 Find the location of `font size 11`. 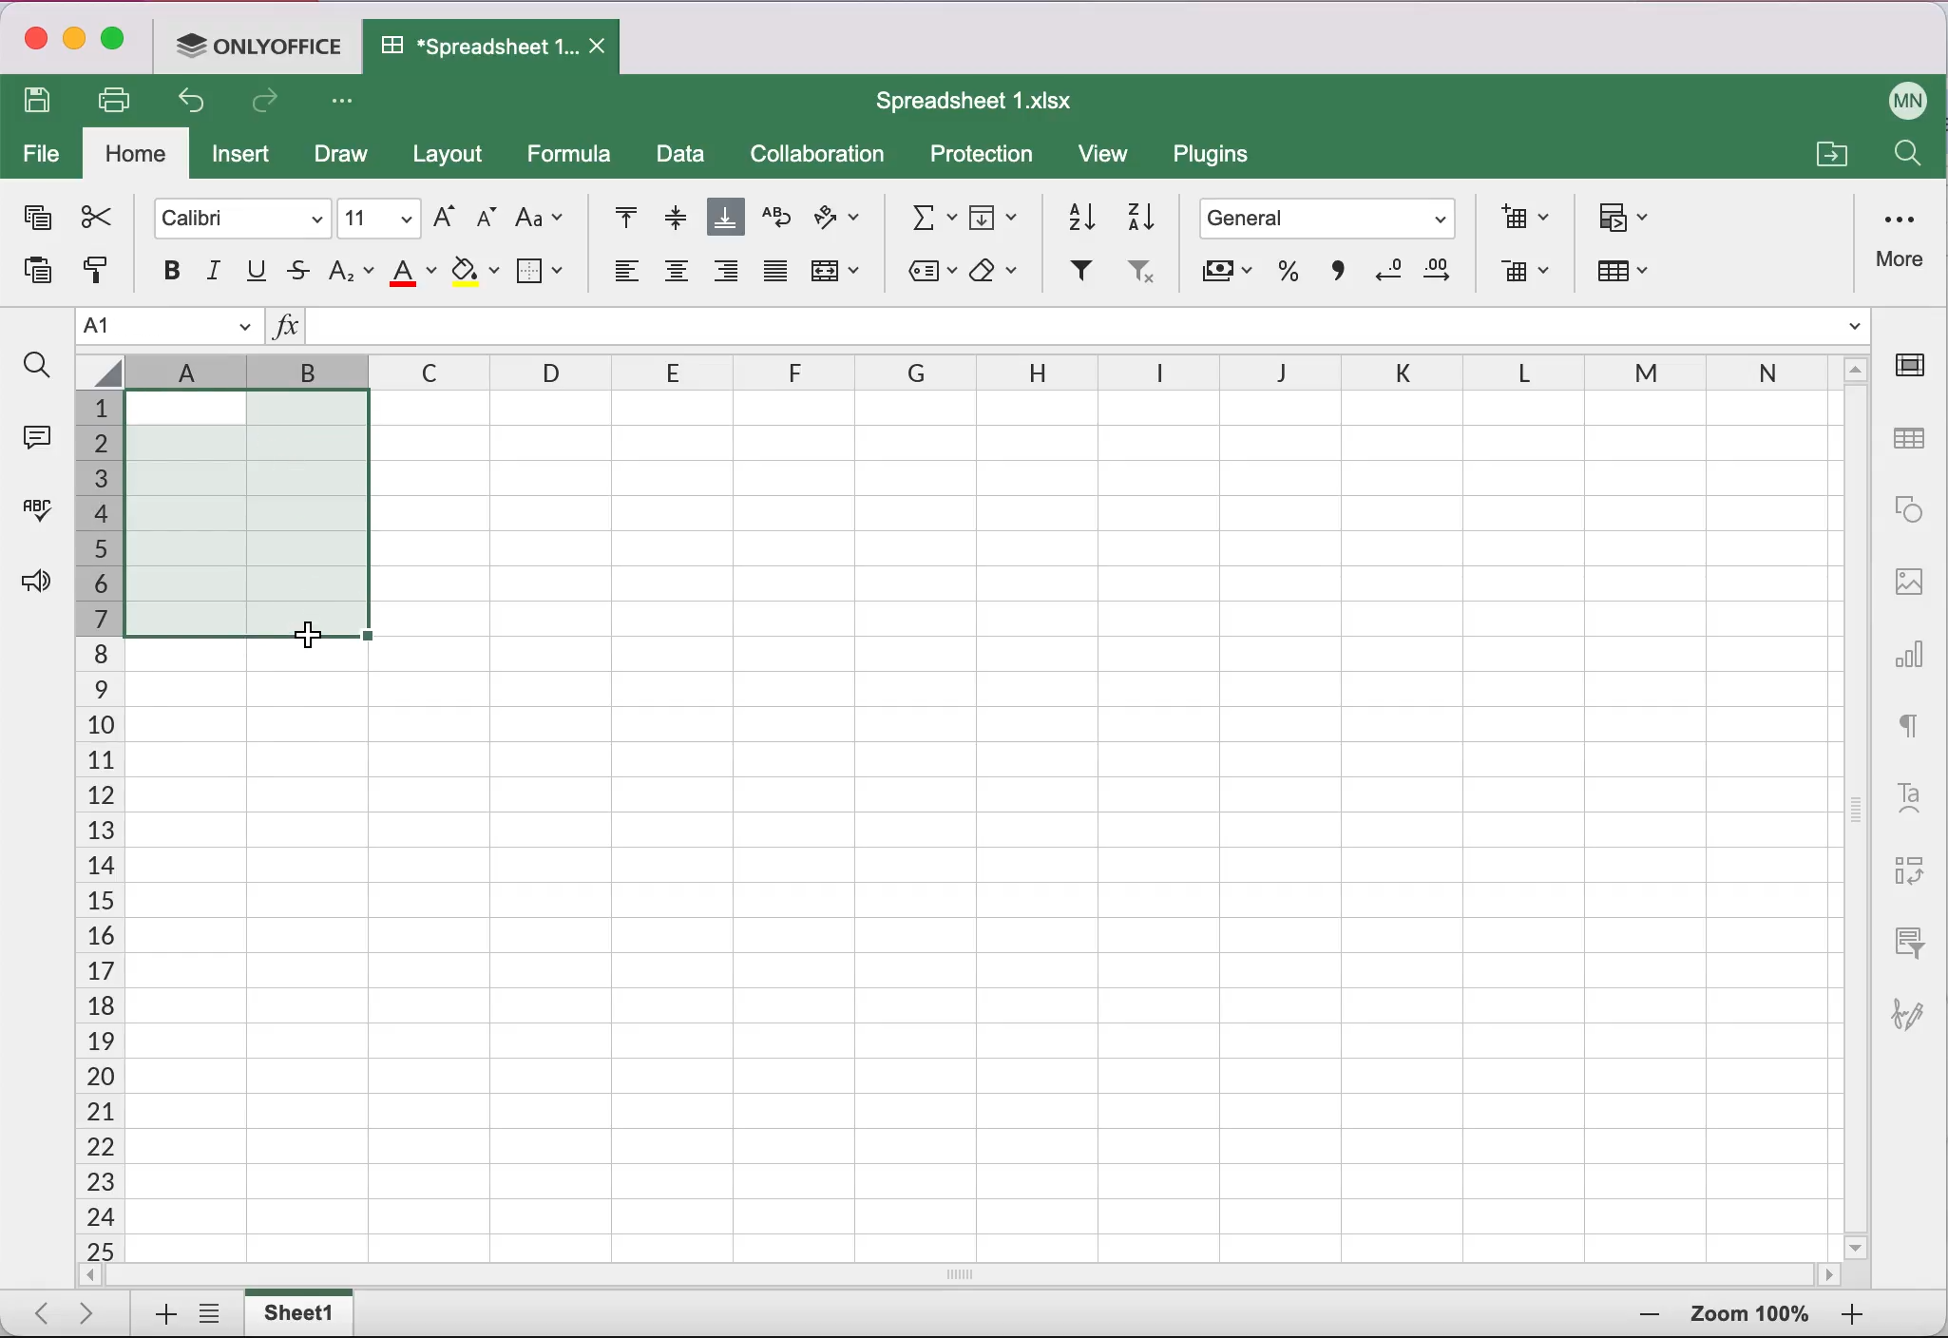

font size 11 is located at coordinates (380, 217).